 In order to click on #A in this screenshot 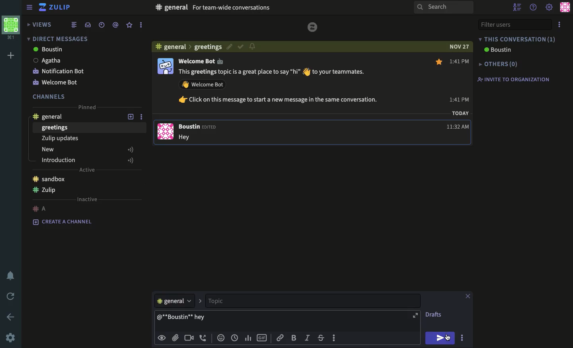, I will do `click(41, 207)`.